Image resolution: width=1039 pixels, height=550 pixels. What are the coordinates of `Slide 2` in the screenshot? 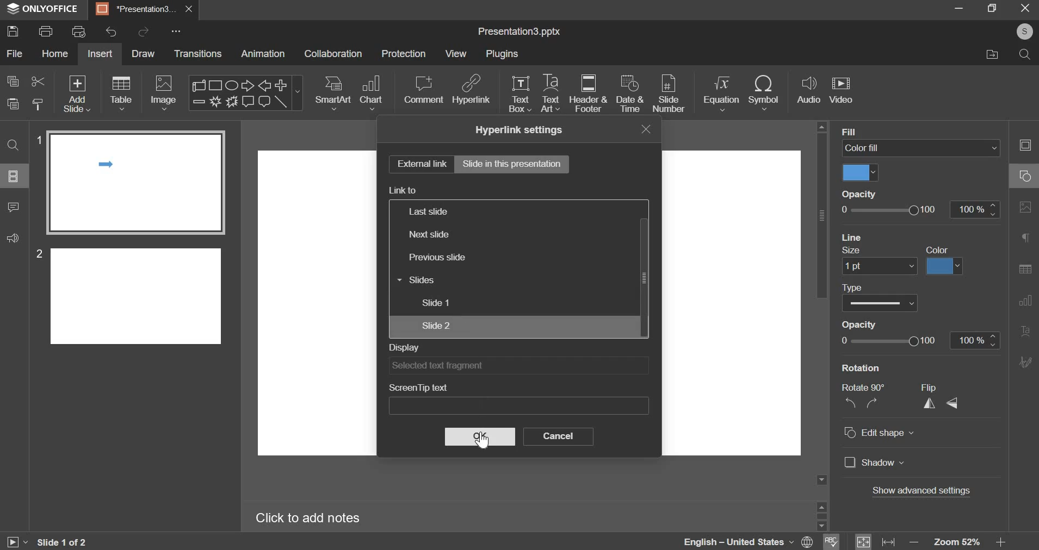 It's located at (456, 326).